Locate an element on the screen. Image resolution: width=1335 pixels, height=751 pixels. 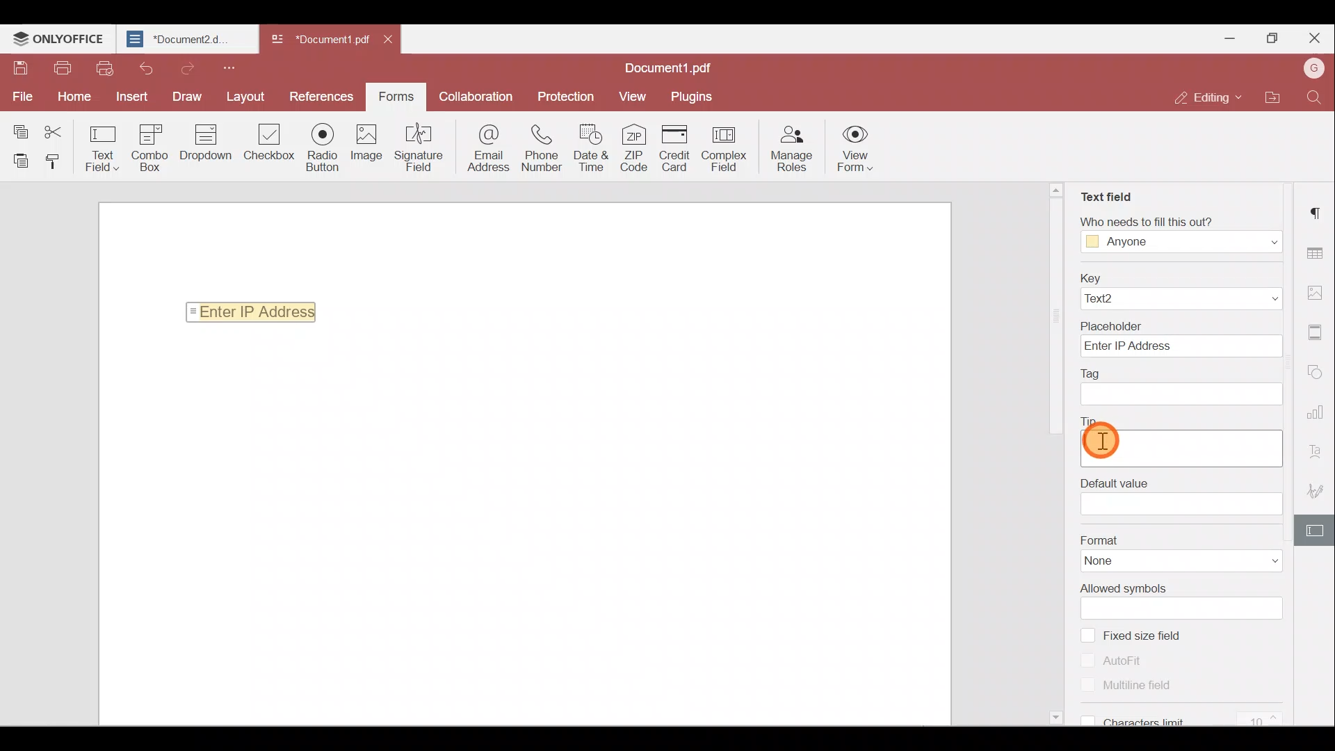
Minimize is located at coordinates (1231, 37).